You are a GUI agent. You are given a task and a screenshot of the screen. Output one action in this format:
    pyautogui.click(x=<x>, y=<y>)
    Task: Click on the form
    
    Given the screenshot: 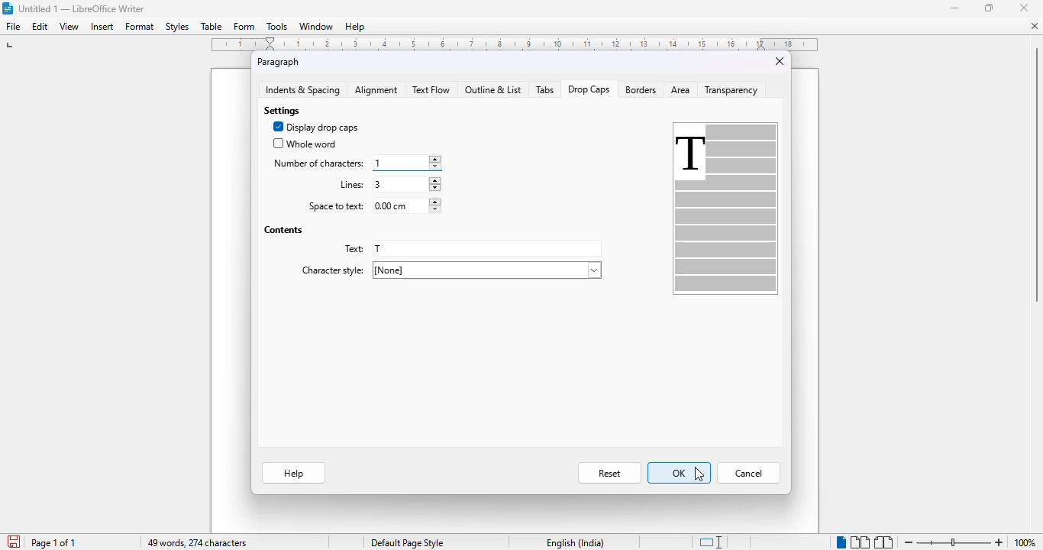 What is the action you would take?
    pyautogui.click(x=244, y=25)
    